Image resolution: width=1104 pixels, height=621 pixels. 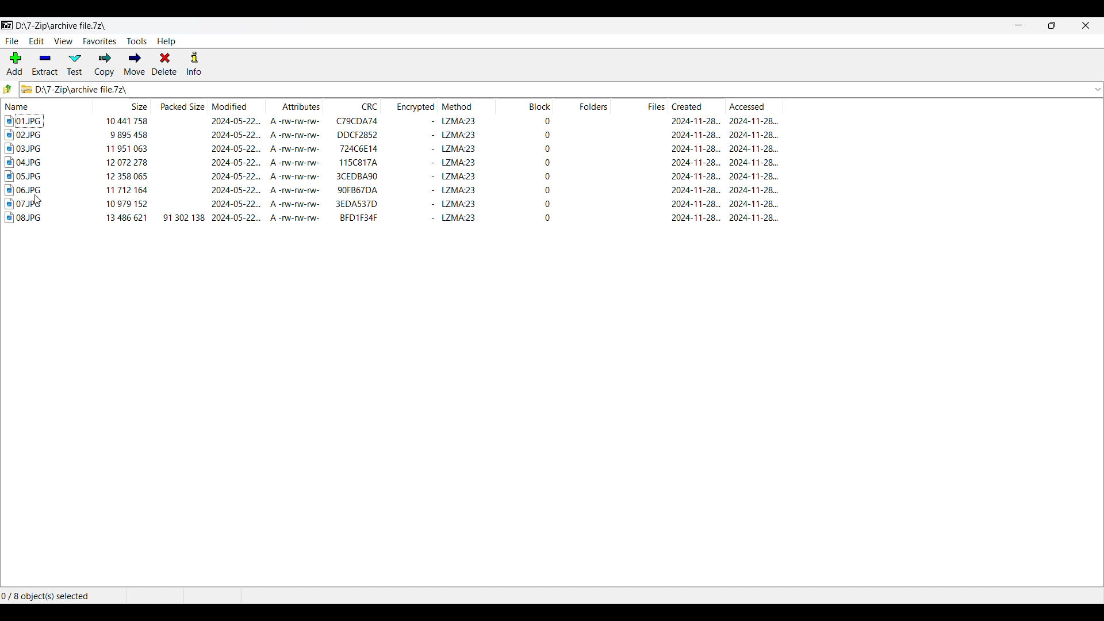 I want to click on accessed date & time, so click(x=754, y=204).